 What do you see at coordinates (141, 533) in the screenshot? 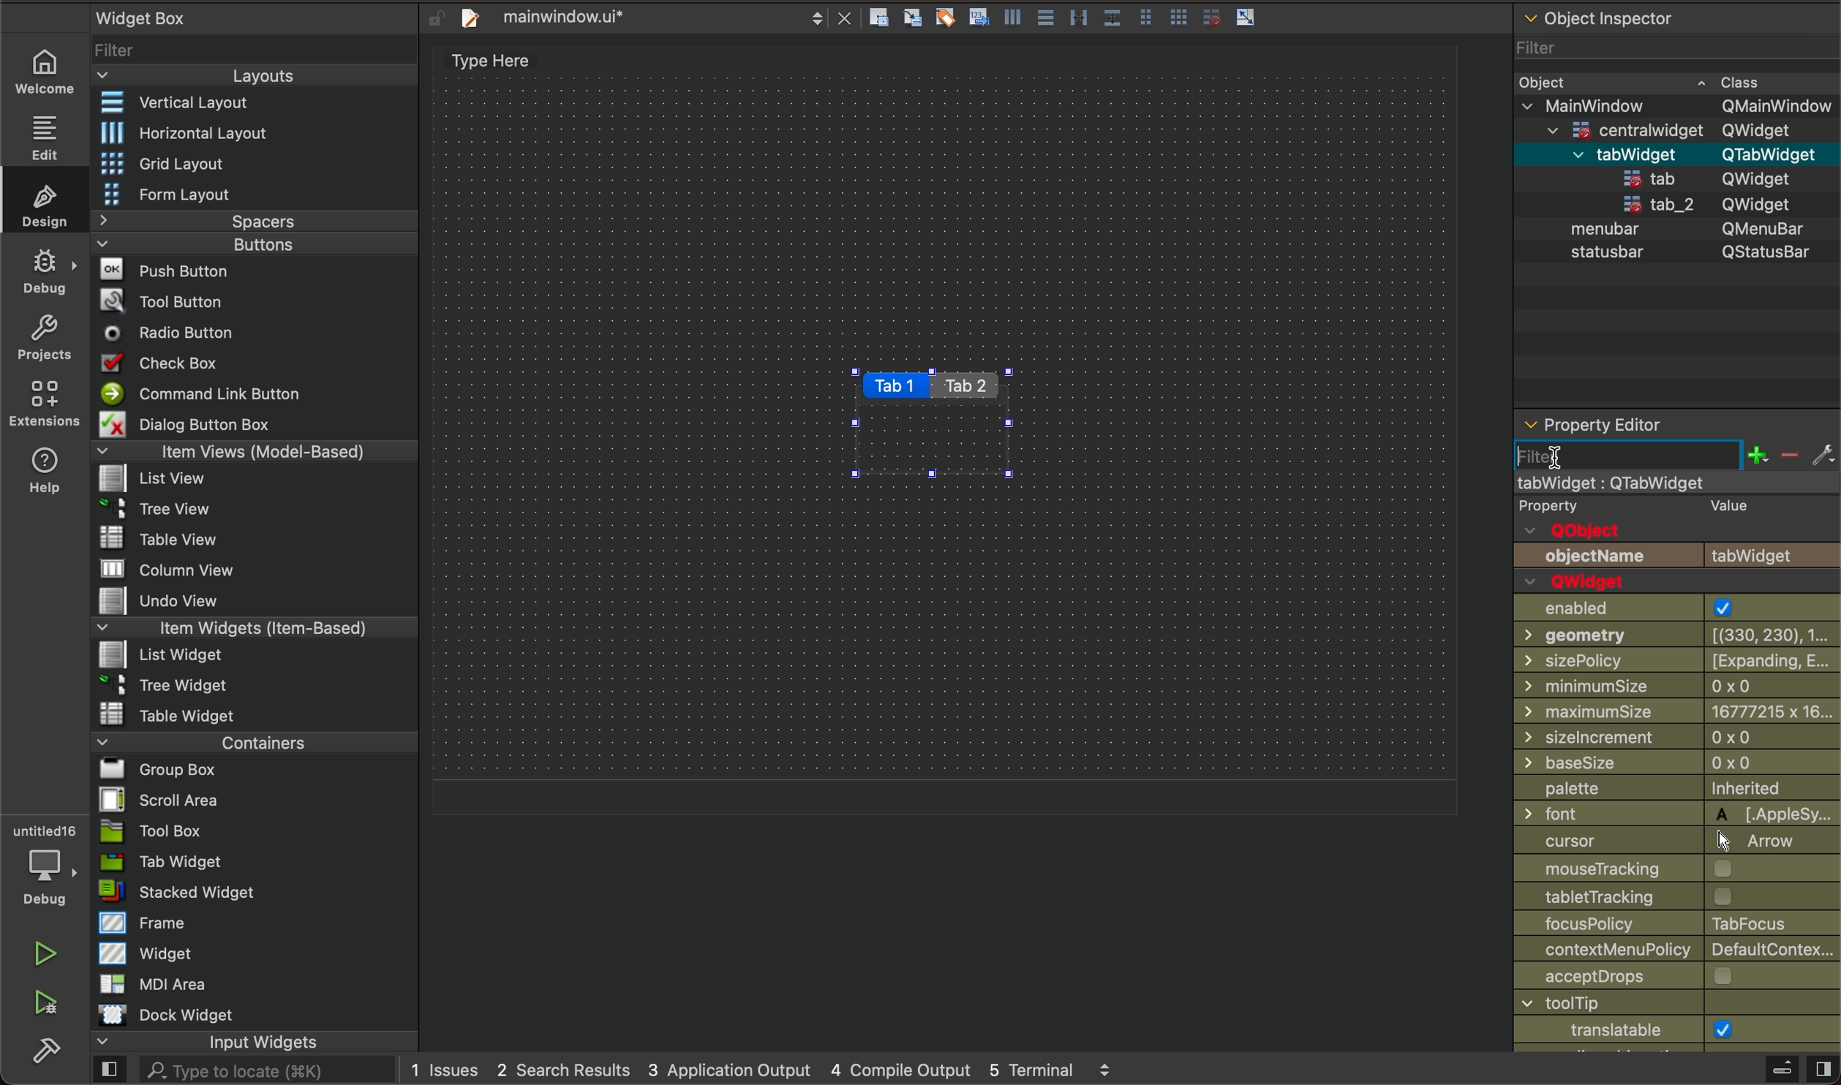
I see `Table View` at bounding box center [141, 533].